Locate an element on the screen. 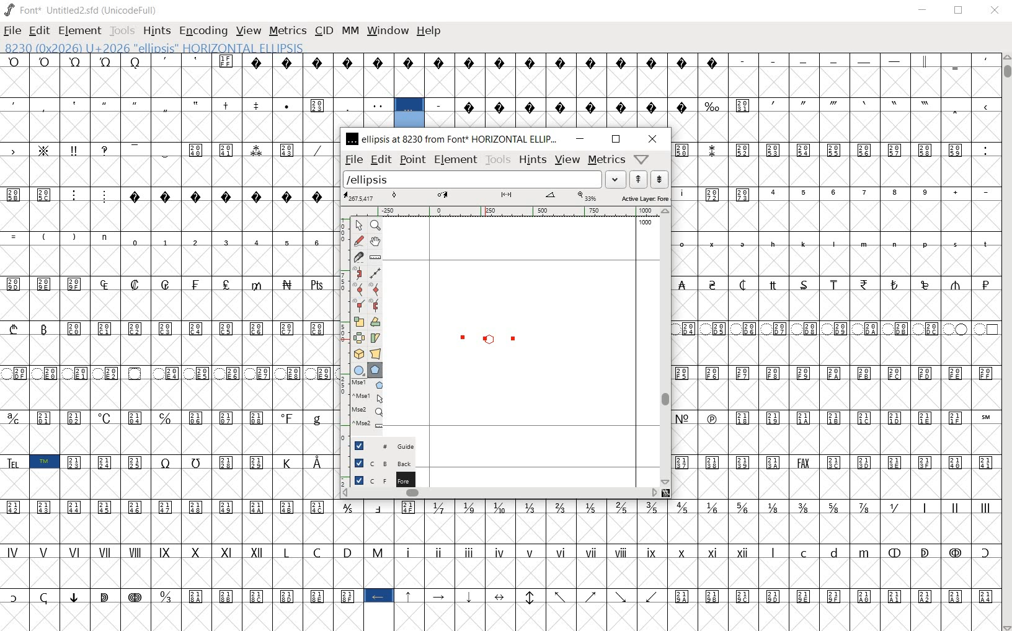 The height and width of the screenshot is (631, 1012). background is located at coordinates (379, 462).